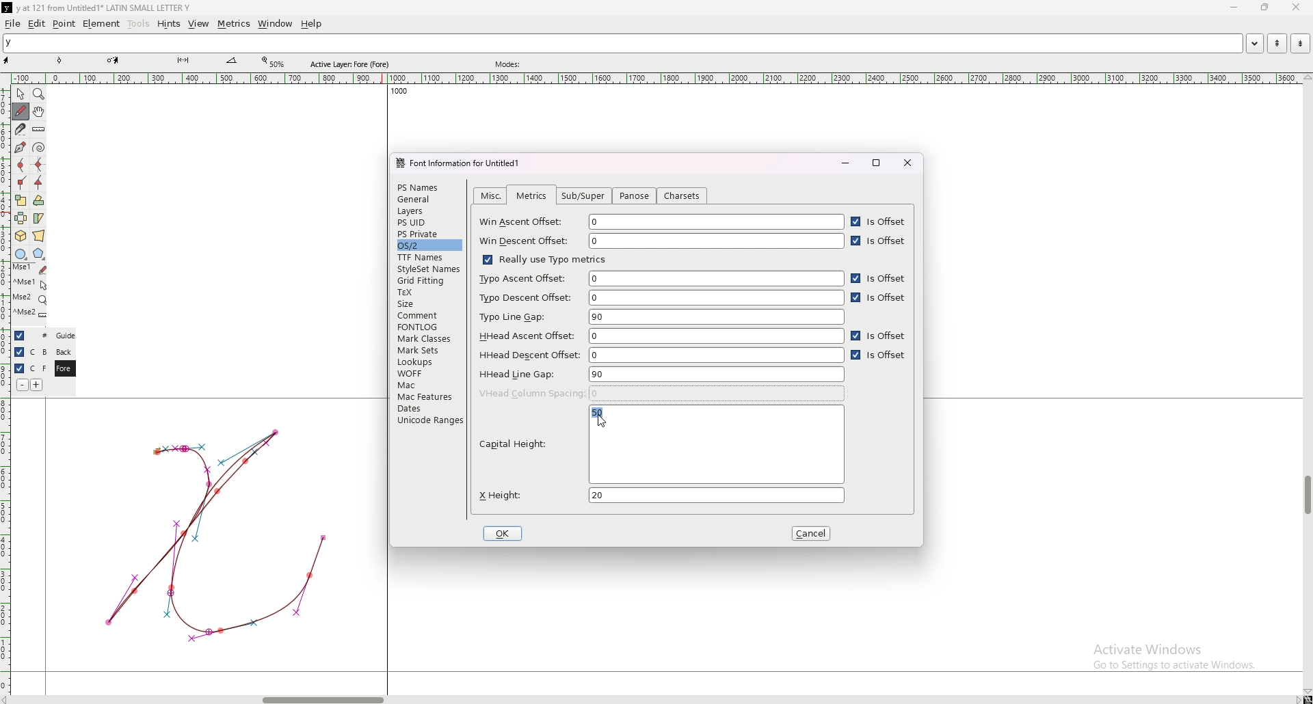 The image size is (1313, 704). What do you see at coordinates (845, 163) in the screenshot?
I see `minimize` at bounding box center [845, 163].